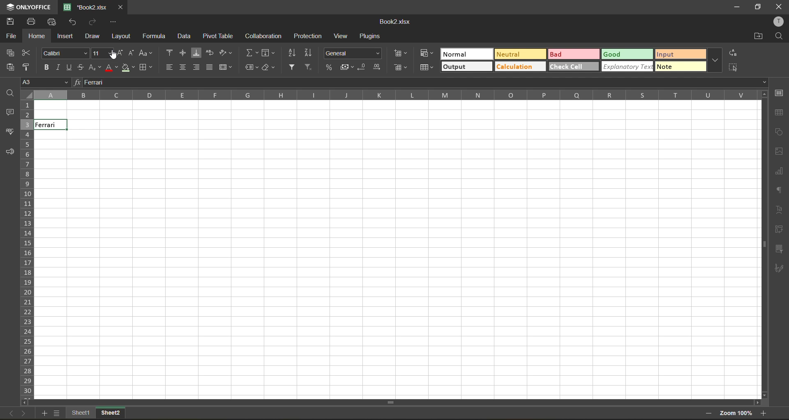 This screenshot has width=789, height=420. I want to click on copy, so click(10, 52).